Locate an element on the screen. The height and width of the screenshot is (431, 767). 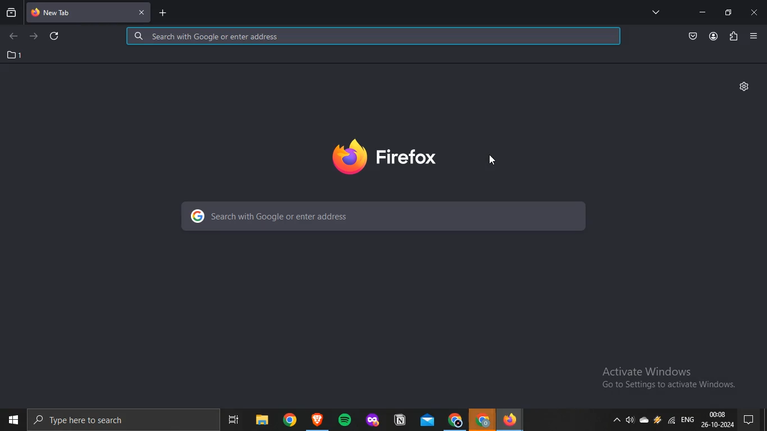
 is located at coordinates (753, 36).